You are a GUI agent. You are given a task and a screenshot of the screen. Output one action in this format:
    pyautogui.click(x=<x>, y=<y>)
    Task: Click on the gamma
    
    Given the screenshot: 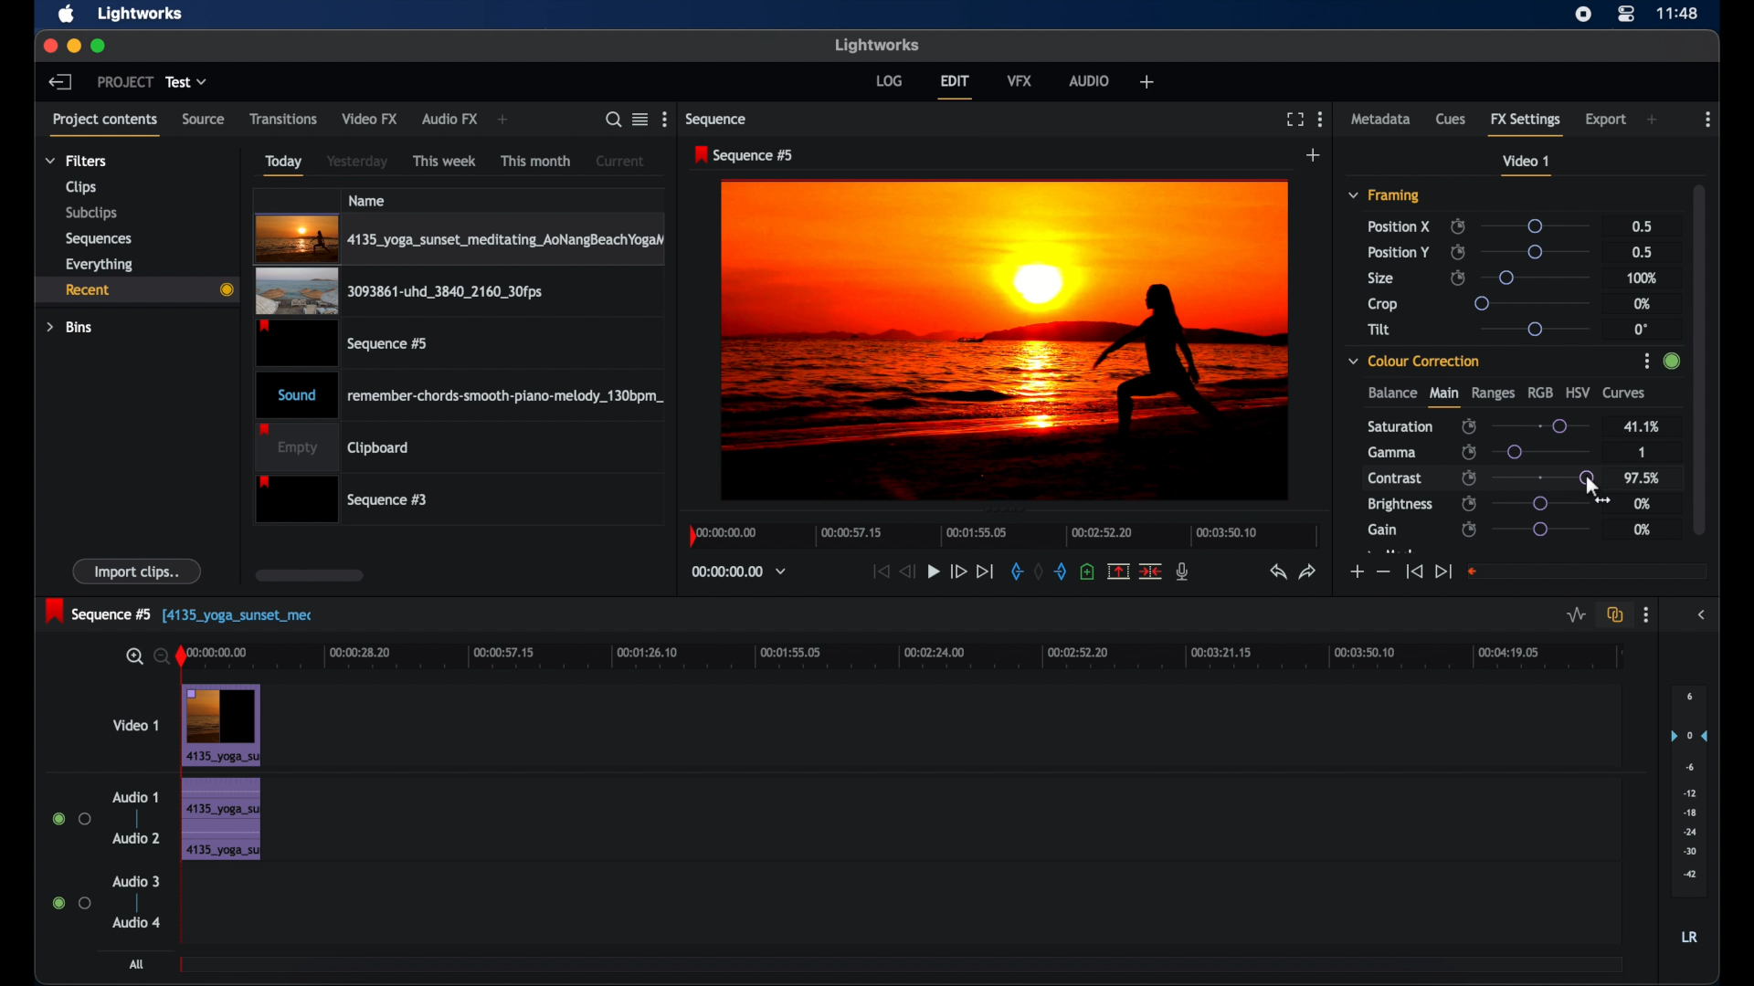 What is the action you would take?
    pyautogui.click(x=1391, y=452)
    